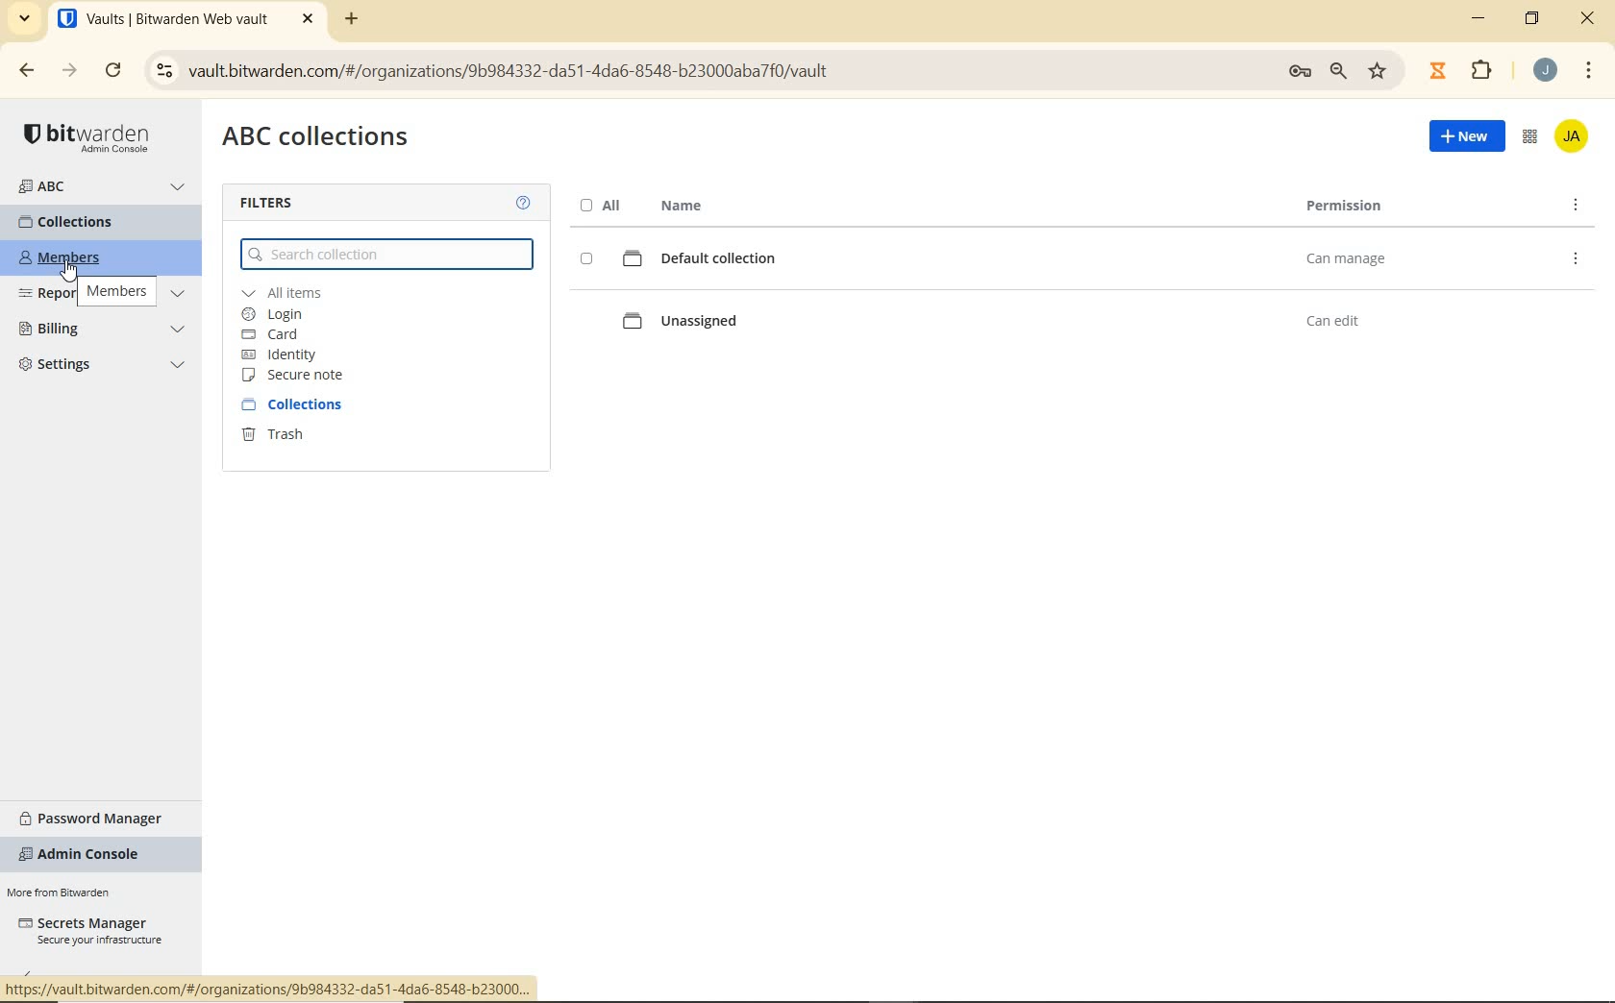 Image resolution: width=1615 pixels, height=1003 pixels. What do you see at coordinates (387, 255) in the screenshot?
I see `SEARCH COLLECTION` at bounding box center [387, 255].